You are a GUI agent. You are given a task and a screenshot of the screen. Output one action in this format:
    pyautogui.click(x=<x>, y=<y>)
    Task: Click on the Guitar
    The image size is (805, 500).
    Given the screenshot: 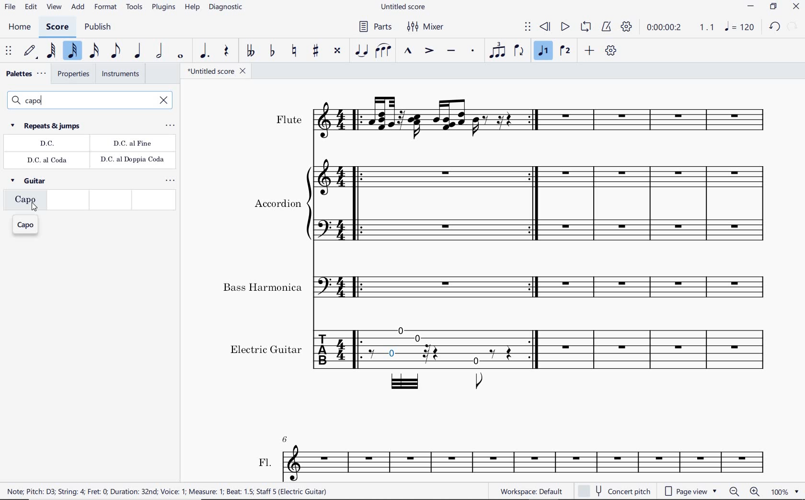 What is the action you would take?
    pyautogui.click(x=30, y=182)
    